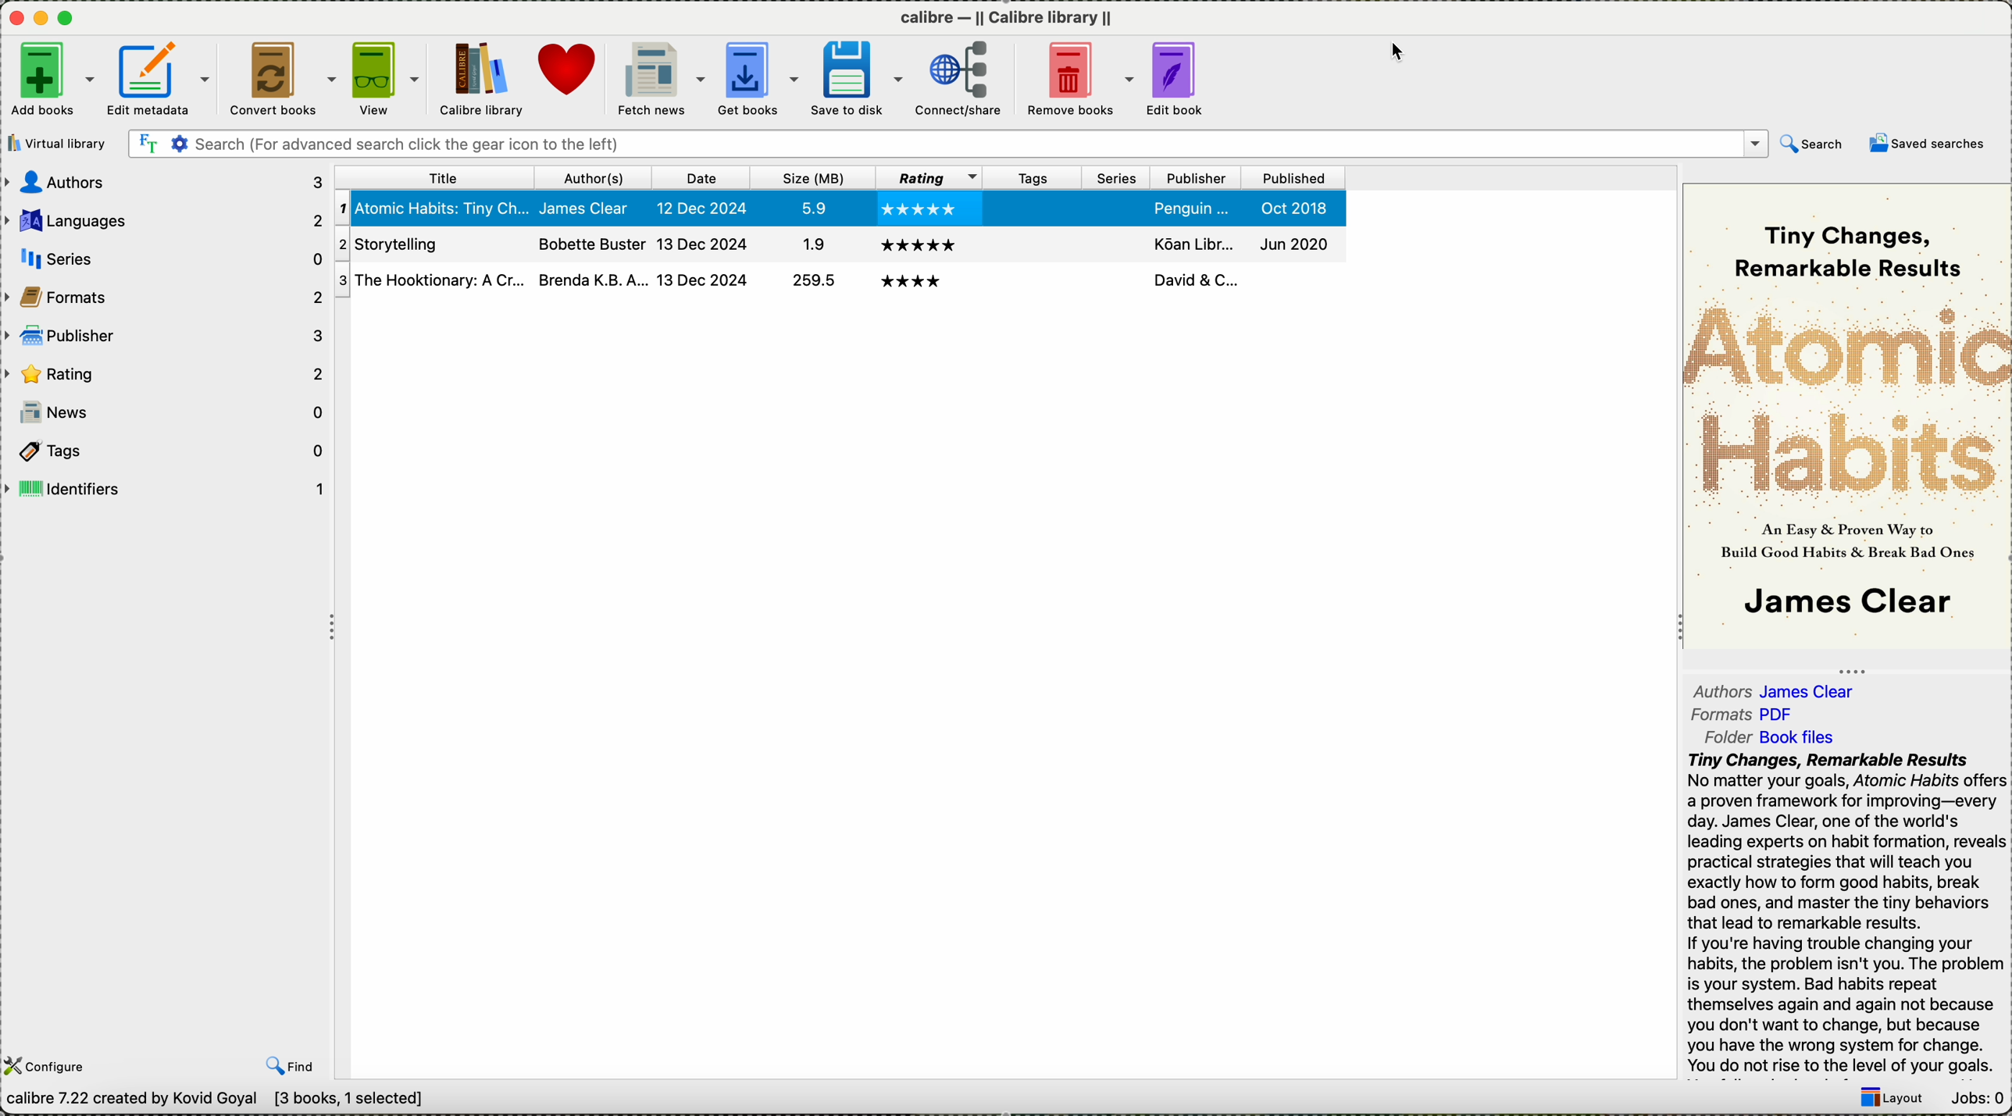 The height and width of the screenshot is (1116, 2012). Describe the element at coordinates (1294, 278) in the screenshot. I see `jun 2020` at that location.